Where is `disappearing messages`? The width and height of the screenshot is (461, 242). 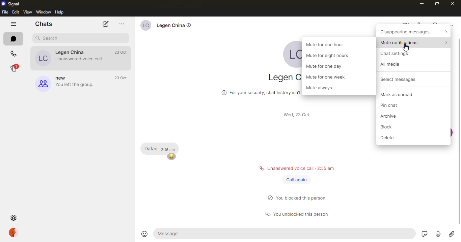
disappearing messages is located at coordinates (414, 31).